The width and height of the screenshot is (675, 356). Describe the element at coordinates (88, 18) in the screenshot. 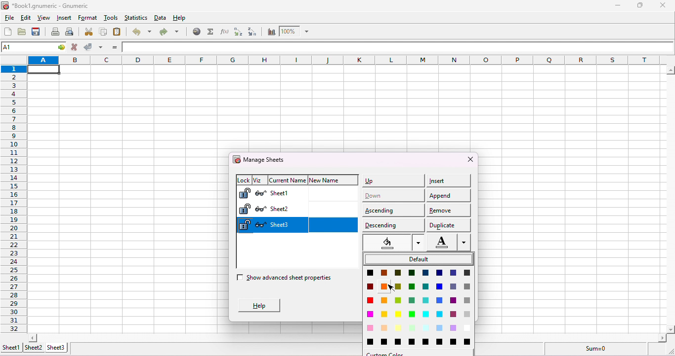

I see `format` at that location.